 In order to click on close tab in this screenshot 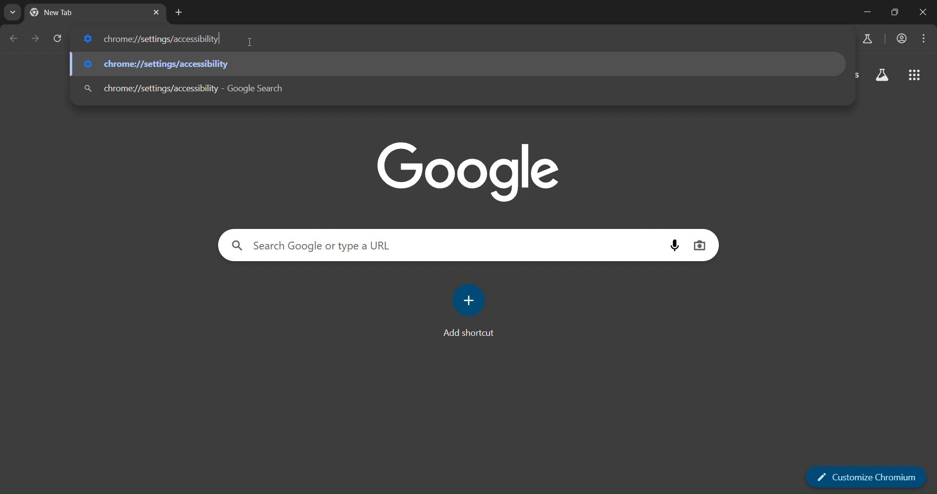, I will do `click(156, 13)`.